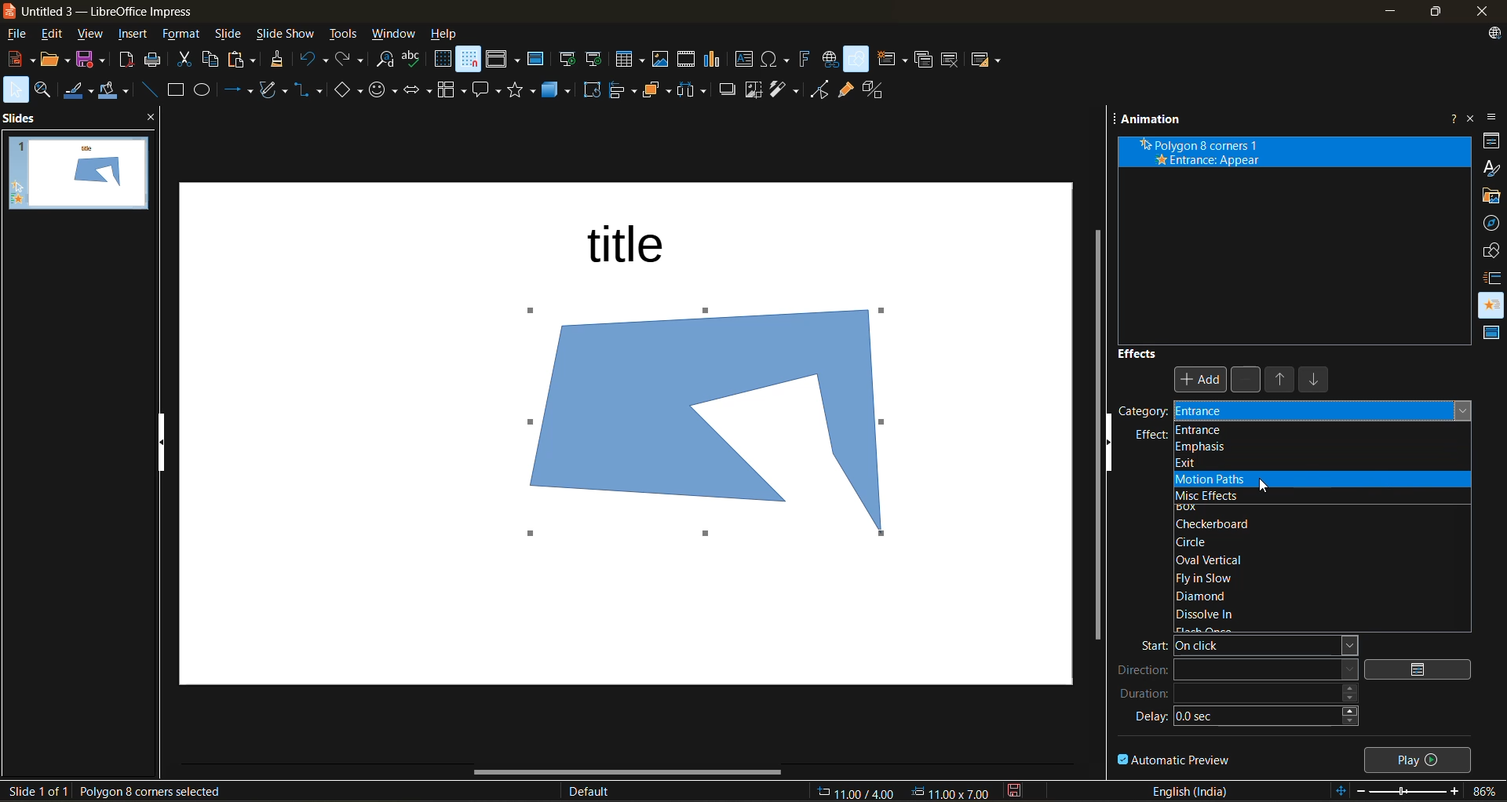 This screenshot has height=802, width=1507. I want to click on zoom and pan, so click(49, 89).